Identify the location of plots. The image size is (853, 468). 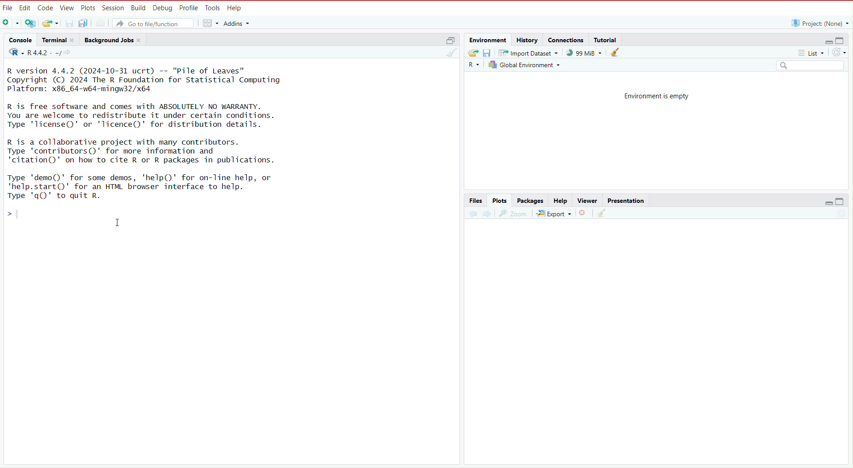
(89, 7).